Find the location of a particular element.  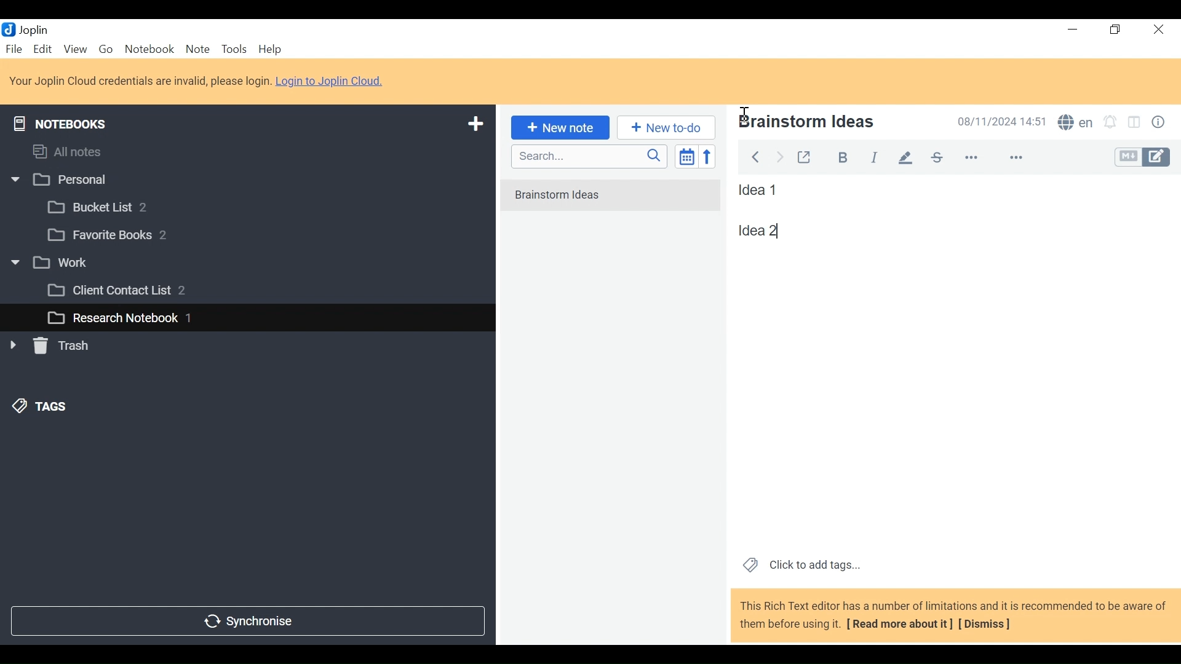

Add New to Do is located at coordinates (666, 128).